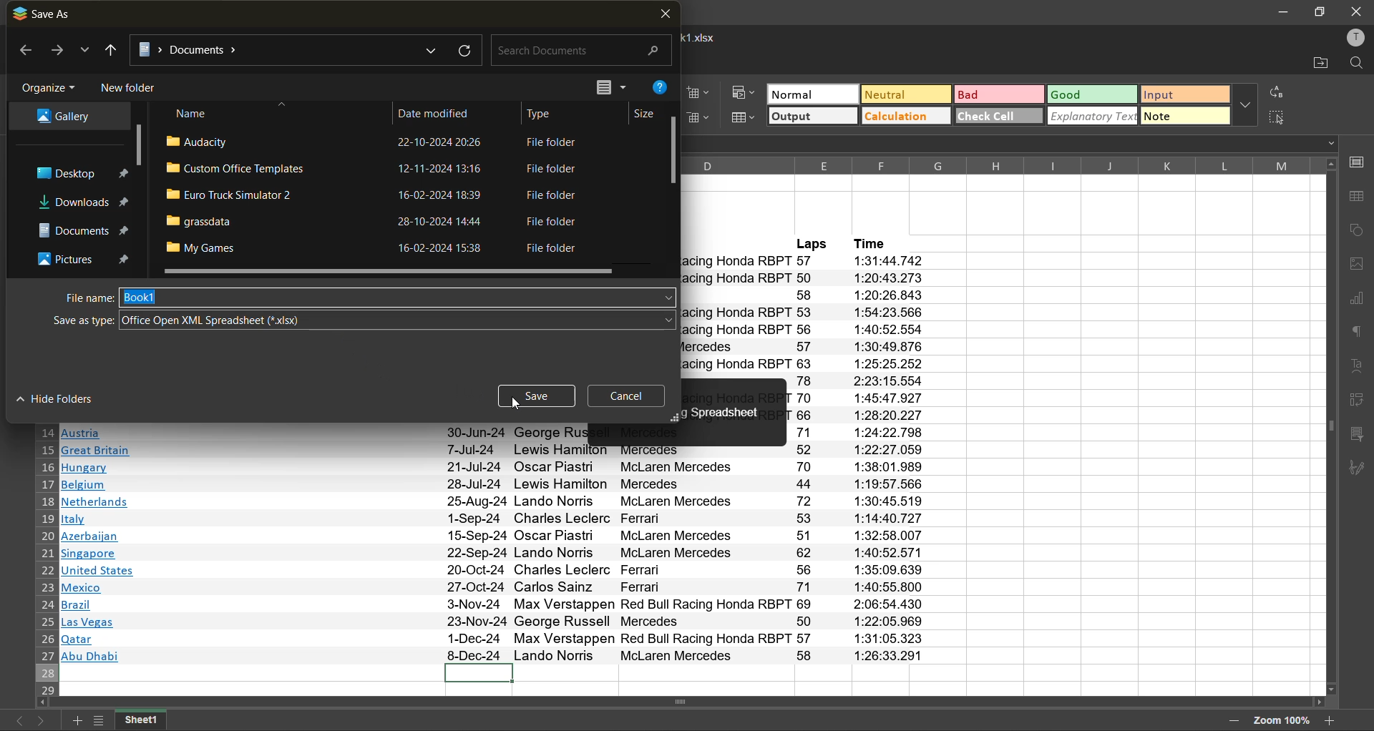  What do you see at coordinates (1236, 722) in the screenshot?
I see `zoom out` at bounding box center [1236, 722].